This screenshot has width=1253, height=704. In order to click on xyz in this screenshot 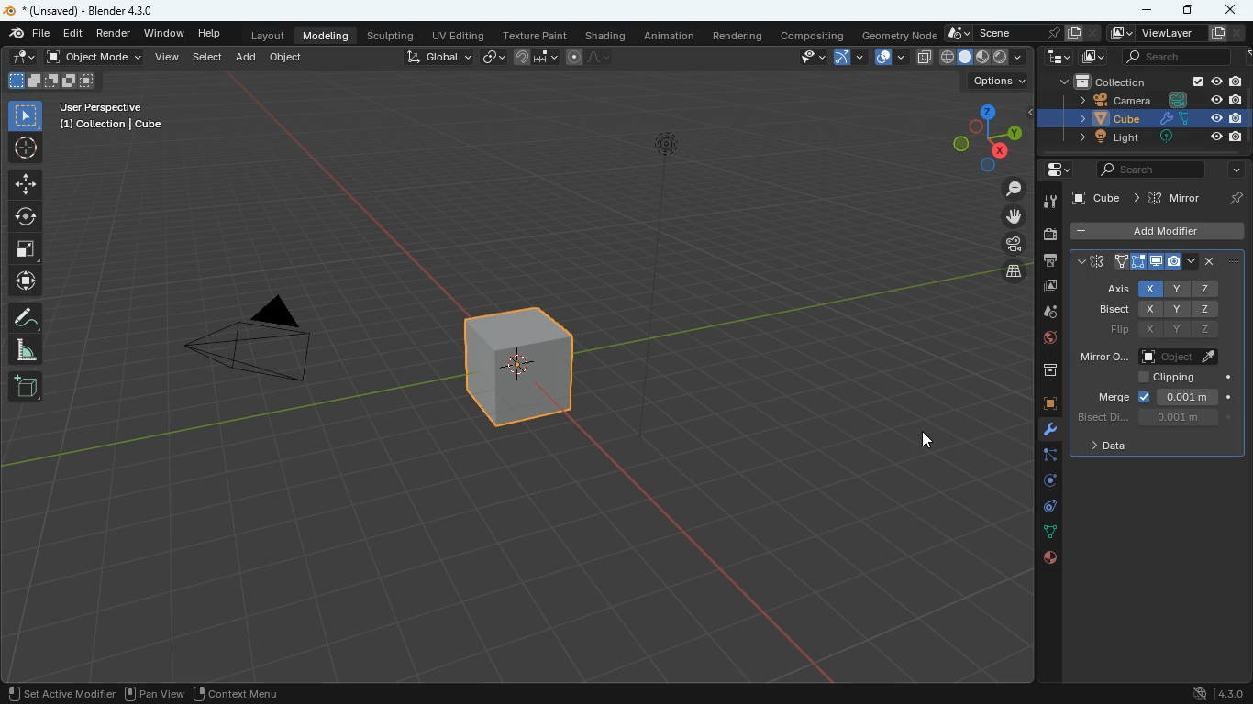, I will do `click(1178, 289)`.